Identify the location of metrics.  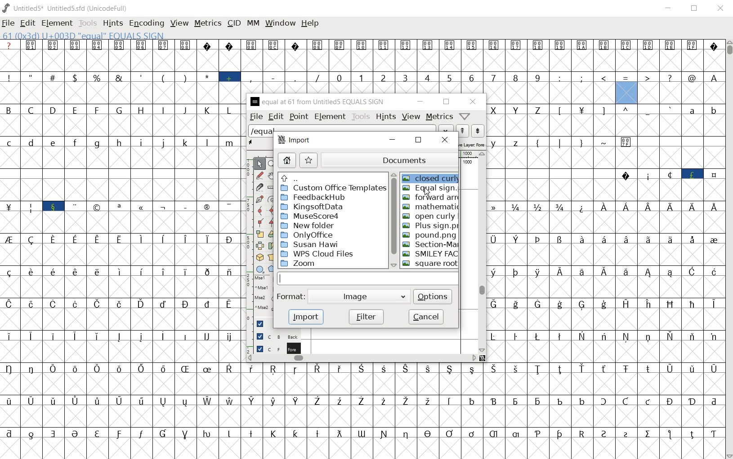
(438, 117).